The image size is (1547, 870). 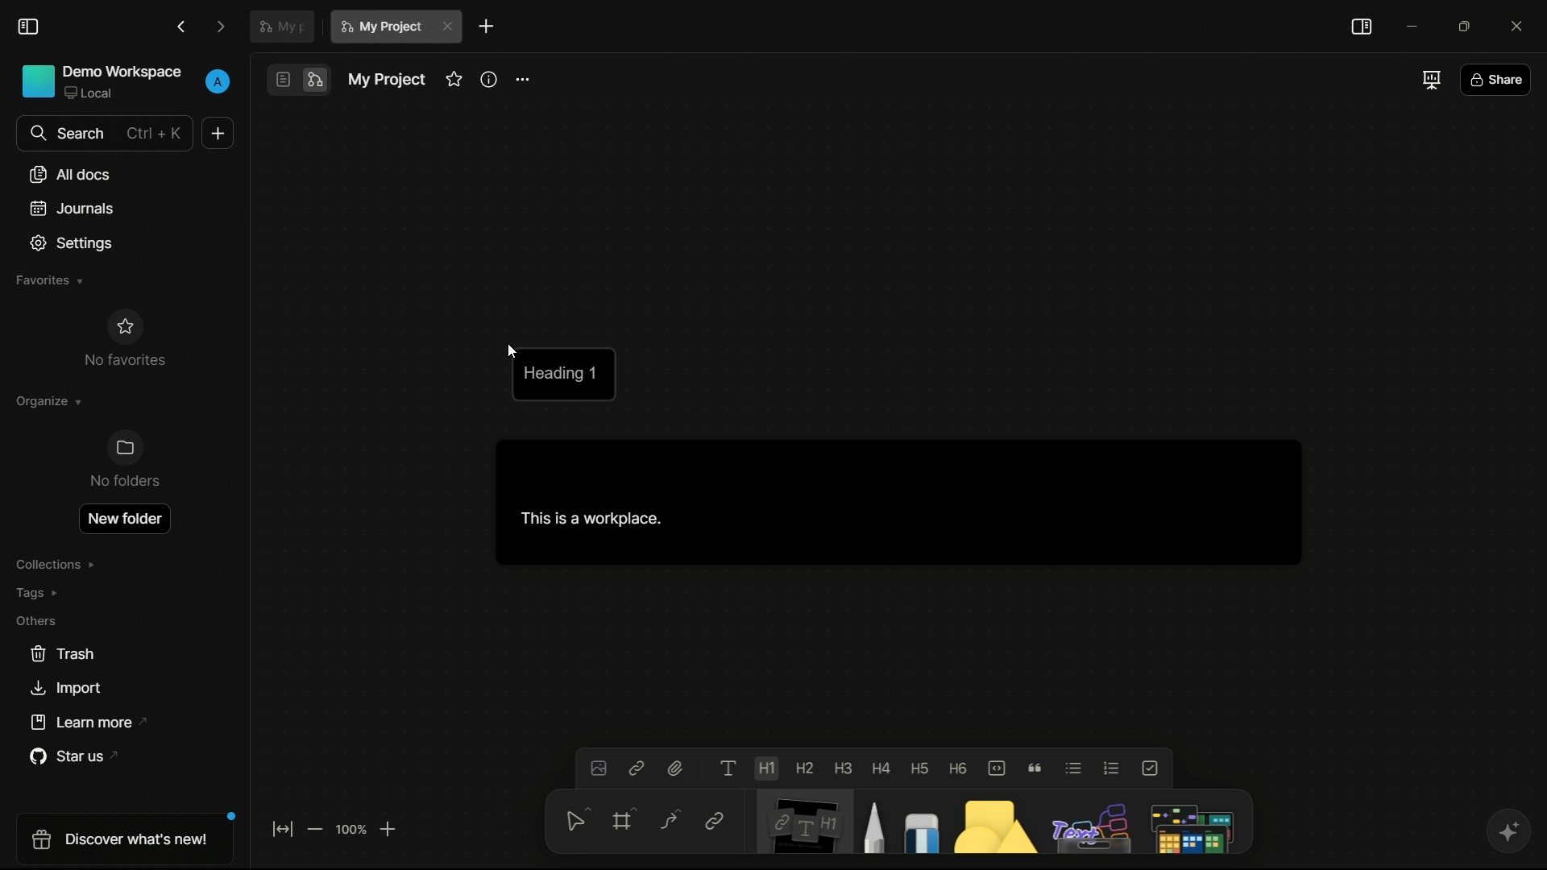 I want to click on profile, so click(x=218, y=82).